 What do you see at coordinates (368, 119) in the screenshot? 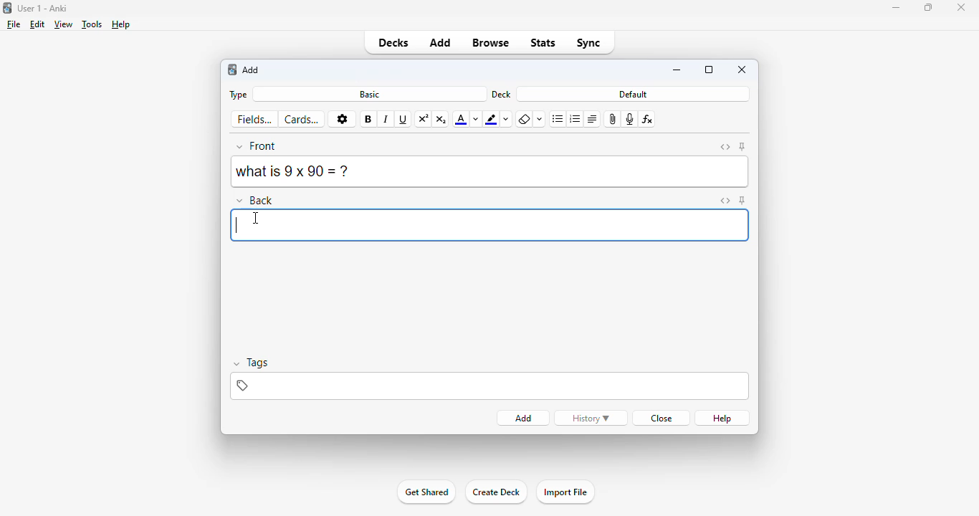
I see `bold` at bounding box center [368, 119].